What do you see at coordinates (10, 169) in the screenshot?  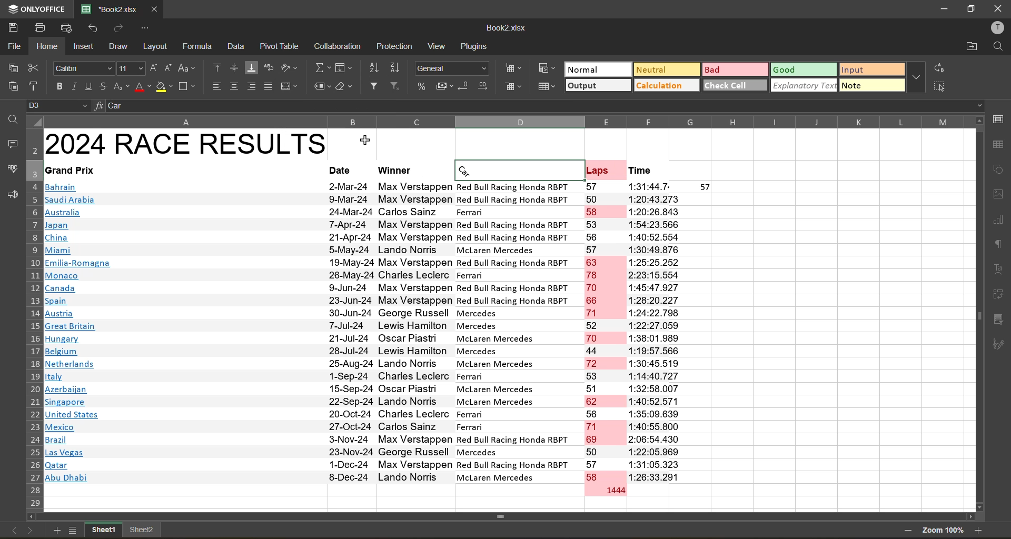 I see `spellcheck` at bounding box center [10, 169].